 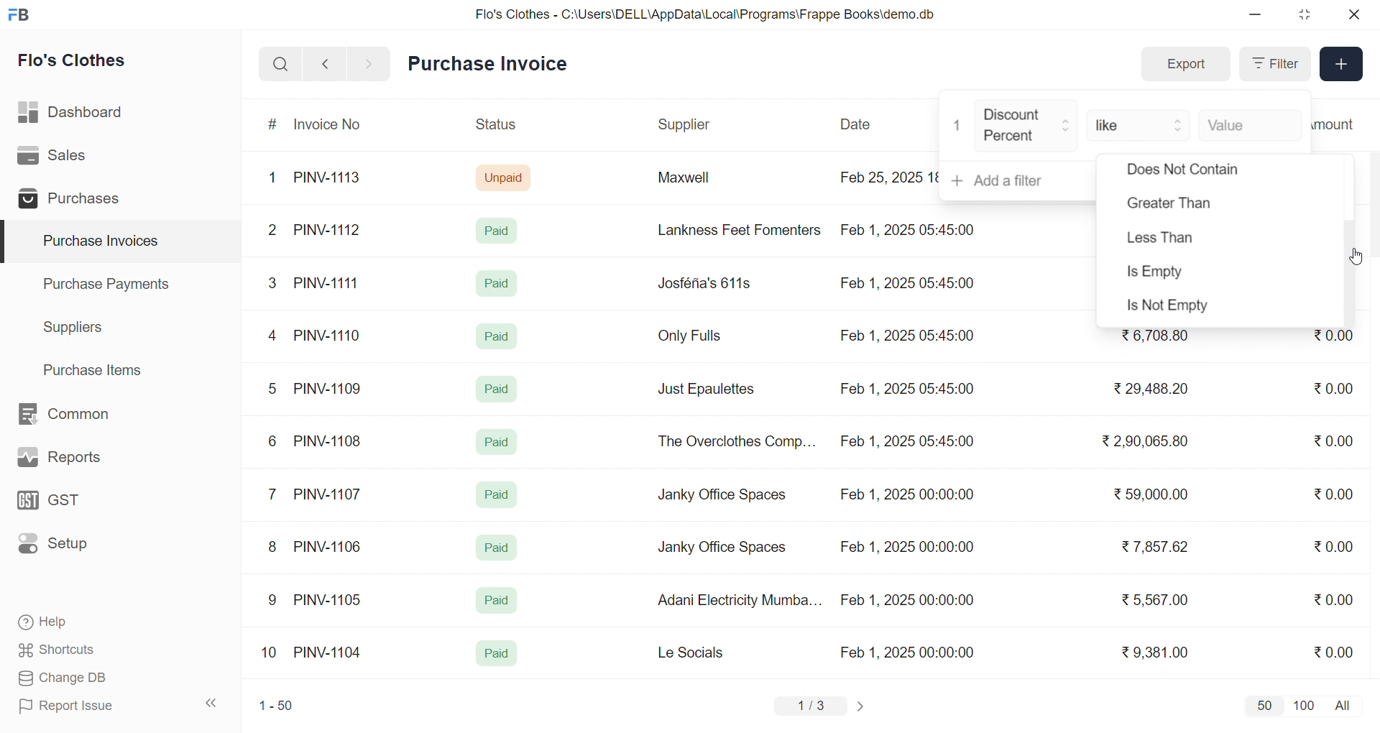 I want to click on The Overclothes Comp..., so click(x=735, y=441).